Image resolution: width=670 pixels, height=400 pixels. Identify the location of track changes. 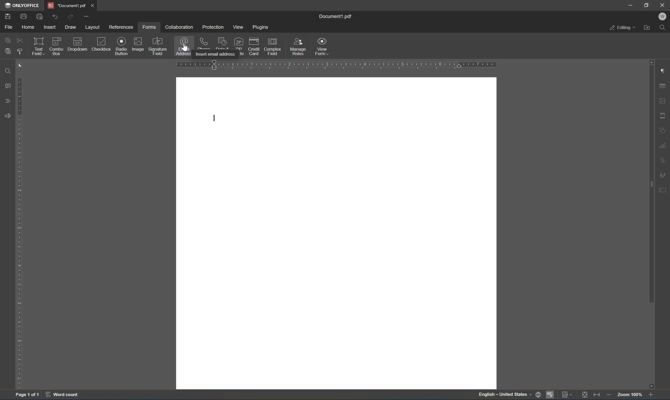
(567, 394).